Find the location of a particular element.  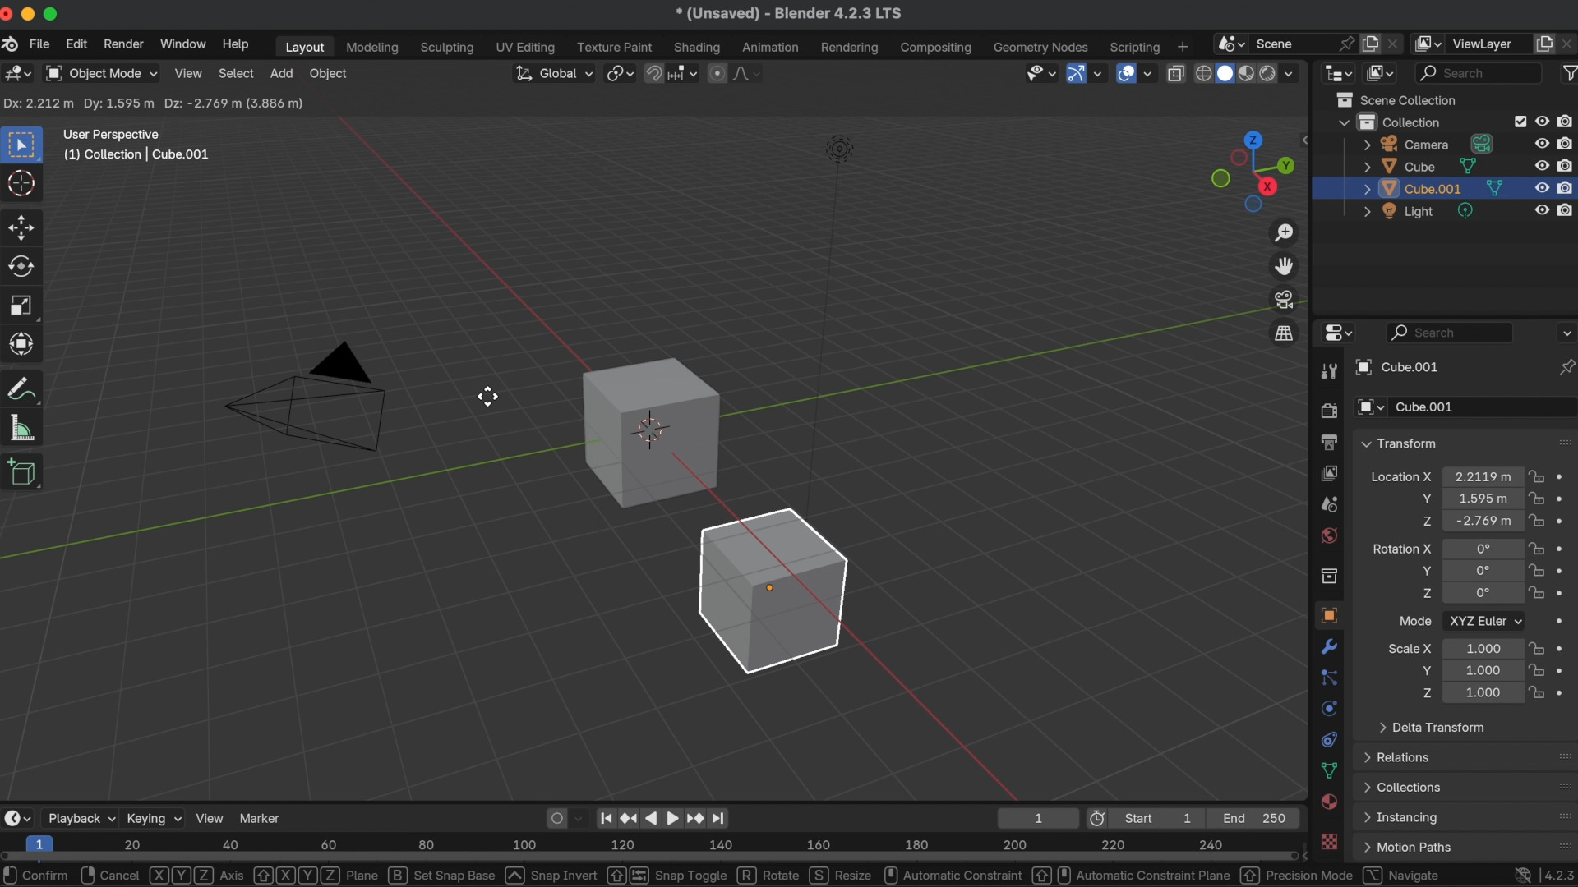

snapping is located at coordinates (685, 72).